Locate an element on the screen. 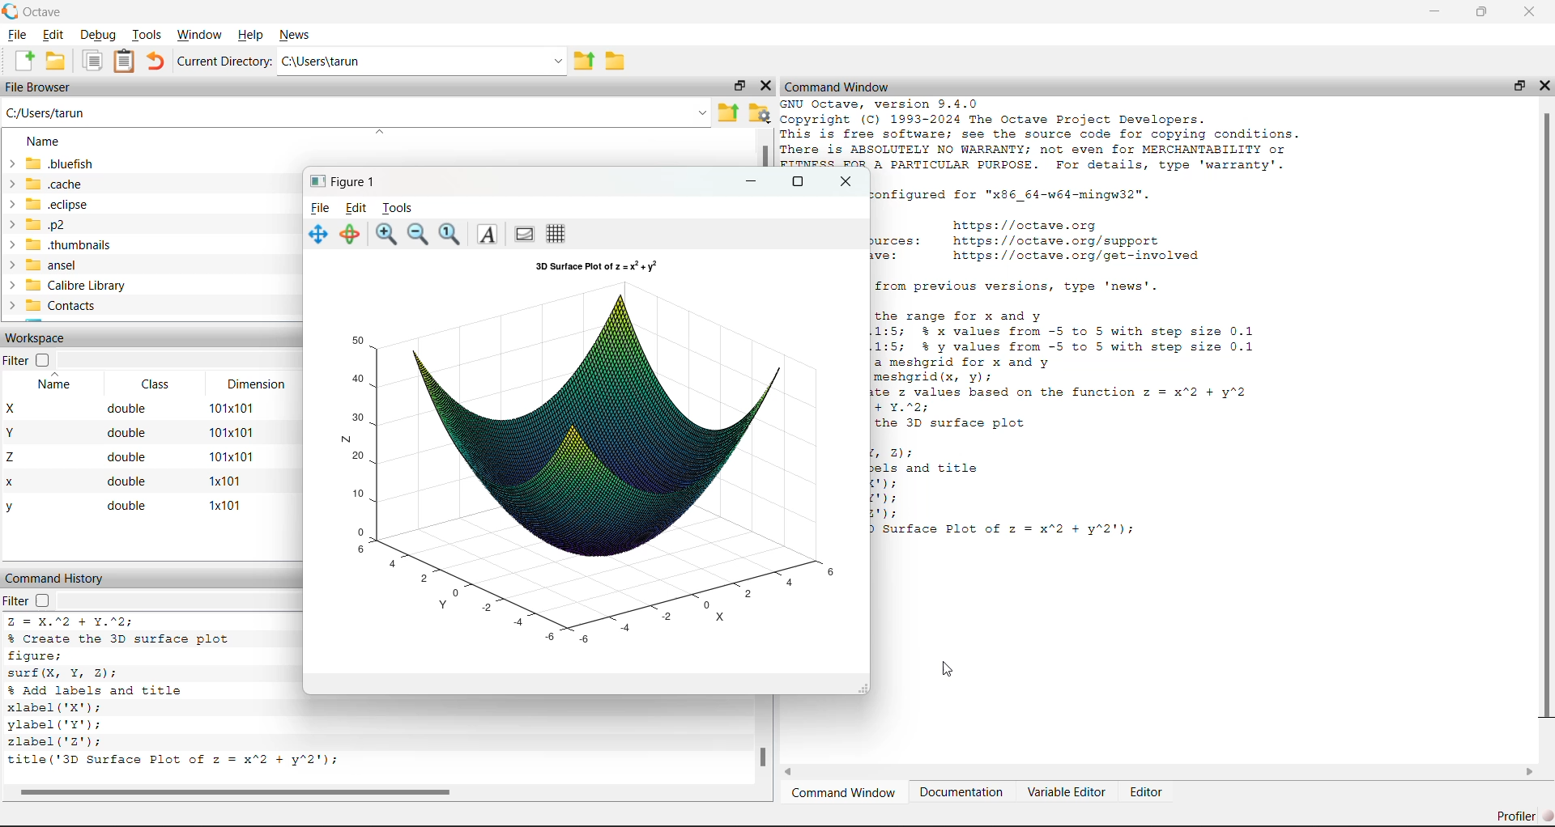 This screenshot has height=827, width=1555. zlabel('2'); is located at coordinates (58, 740).